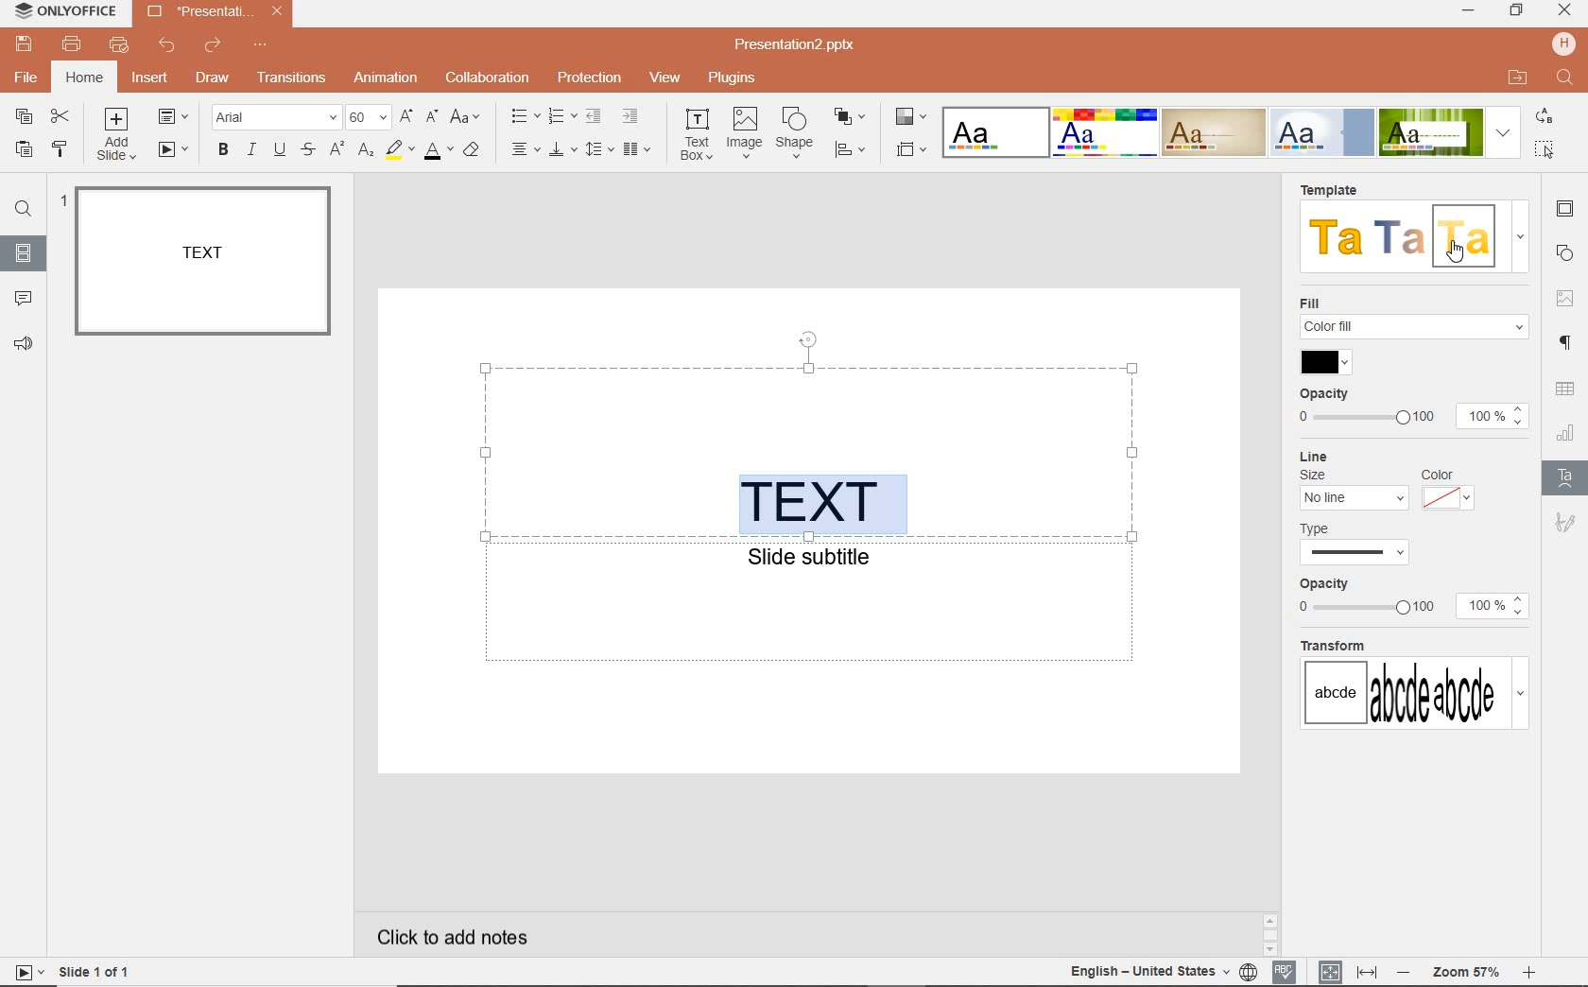  I want to click on CHART SETTINGS, so click(1566, 431).